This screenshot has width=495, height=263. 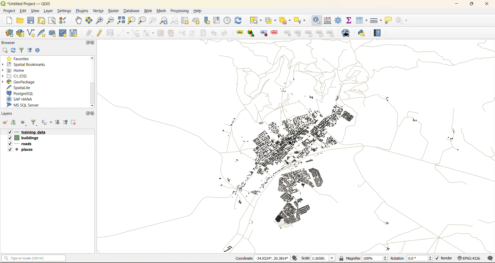 What do you see at coordinates (164, 21) in the screenshot?
I see `zoom last` at bounding box center [164, 21].